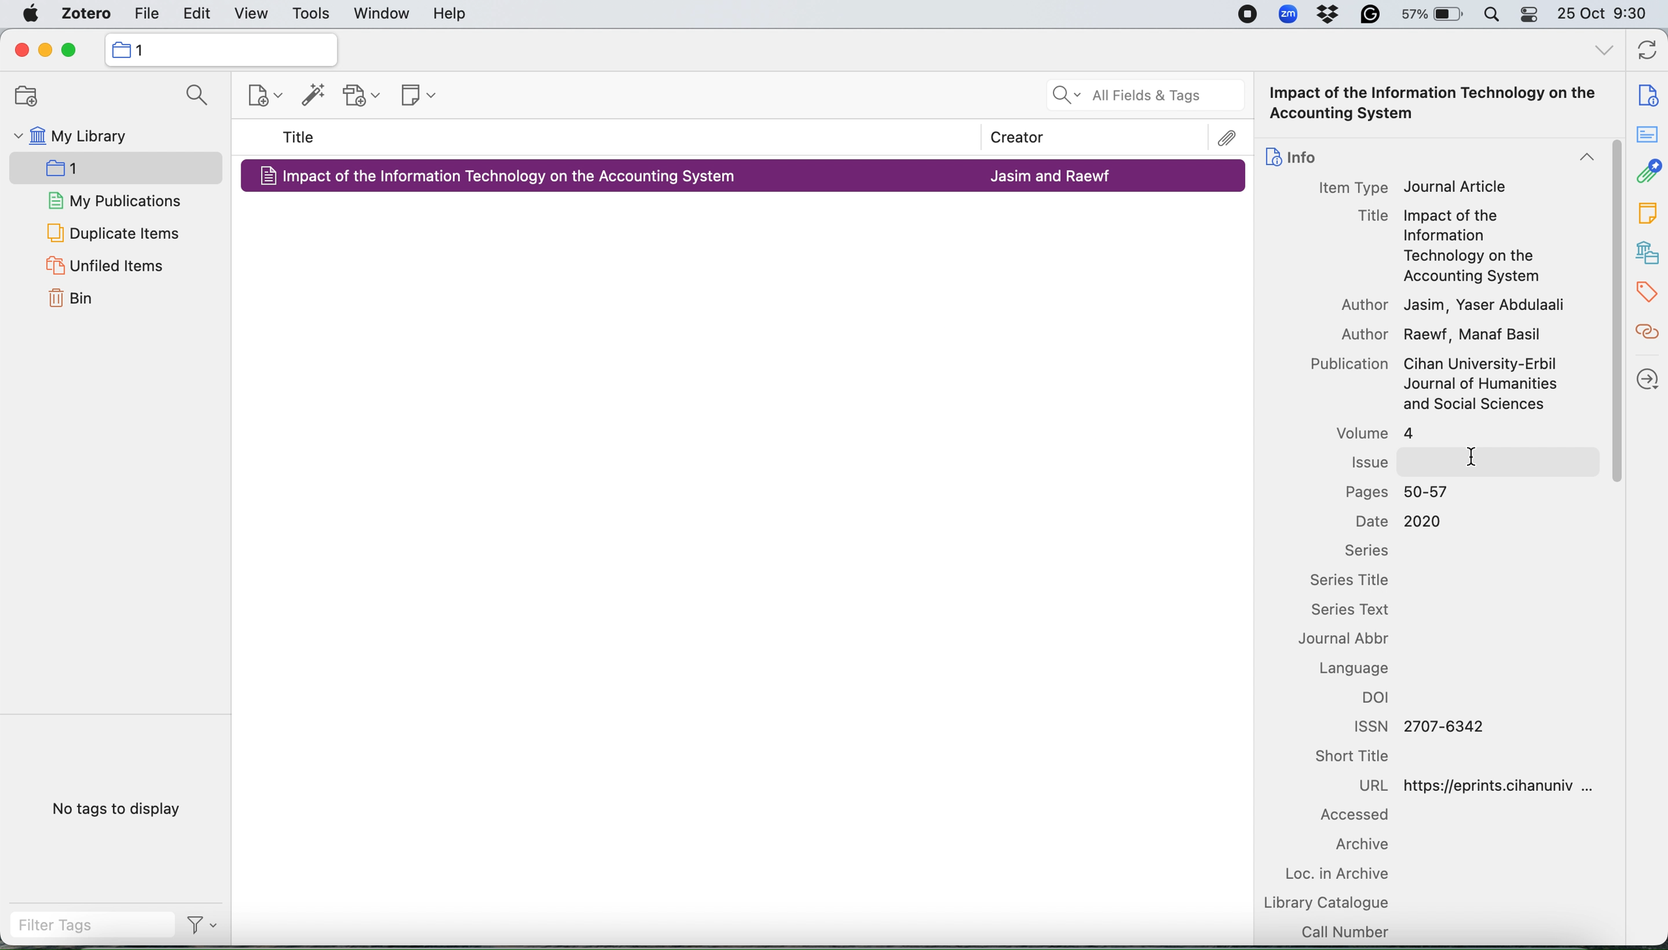 This screenshot has width=1668, height=950. Describe the element at coordinates (101, 137) in the screenshot. I see `my library` at that location.